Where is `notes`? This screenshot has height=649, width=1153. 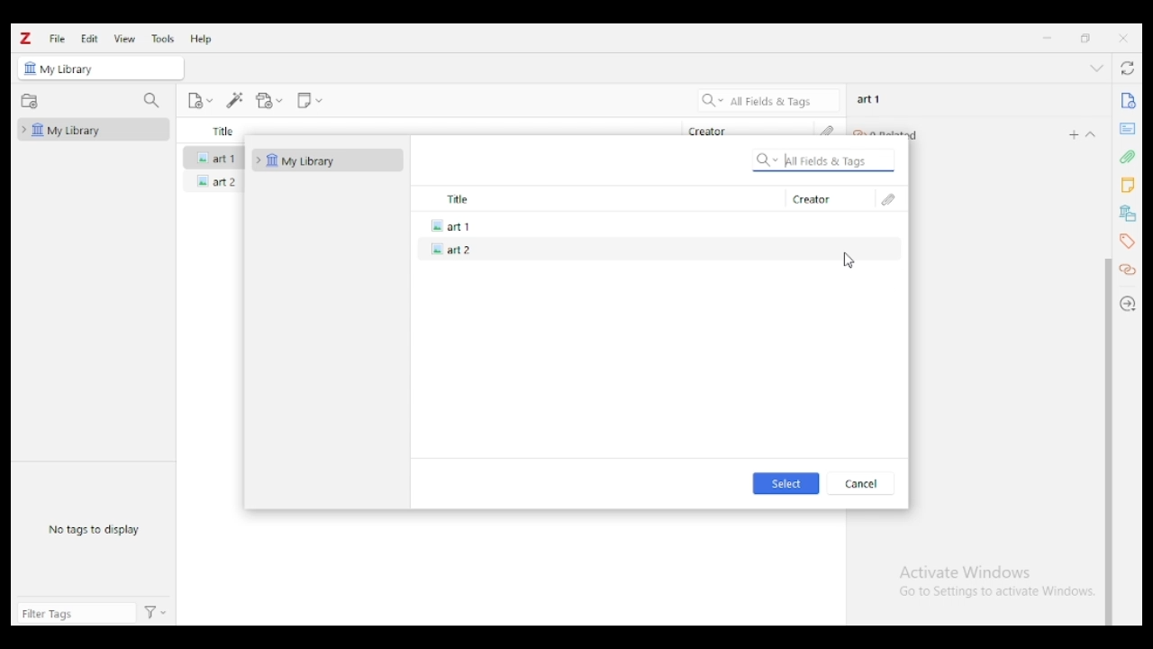
notes is located at coordinates (1127, 186).